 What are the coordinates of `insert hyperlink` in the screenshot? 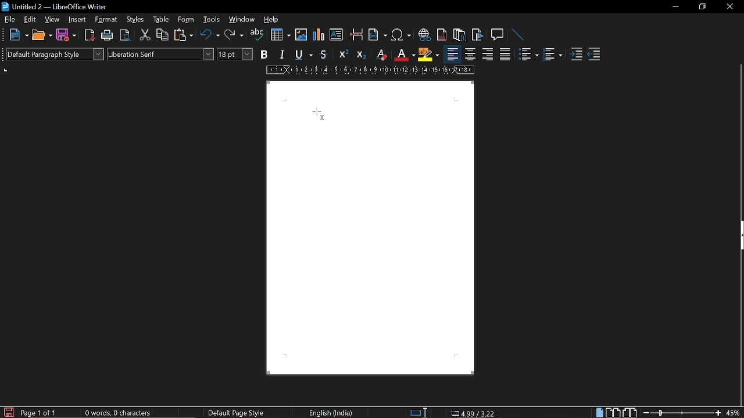 It's located at (424, 36).